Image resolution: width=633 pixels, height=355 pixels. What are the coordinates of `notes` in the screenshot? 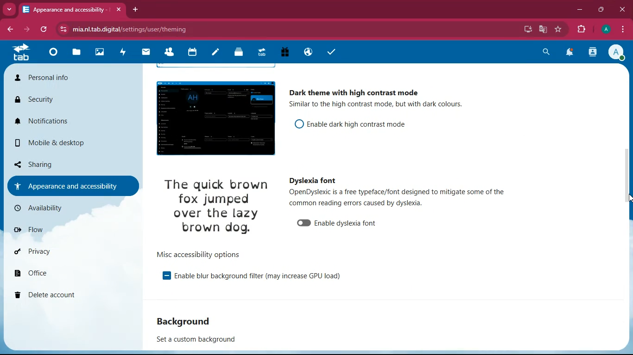 It's located at (218, 52).